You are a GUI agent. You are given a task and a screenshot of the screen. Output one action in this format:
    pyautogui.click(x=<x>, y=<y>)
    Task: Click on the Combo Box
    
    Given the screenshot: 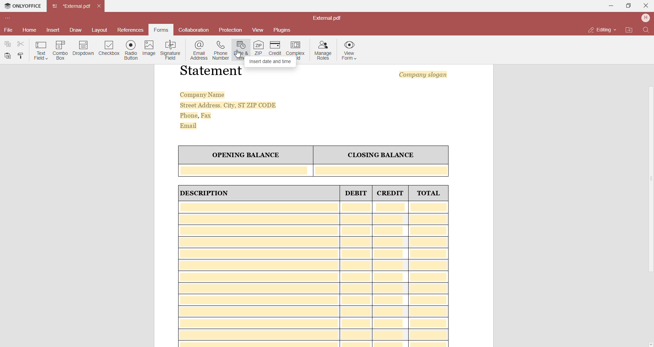 What is the action you would take?
    pyautogui.click(x=60, y=50)
    